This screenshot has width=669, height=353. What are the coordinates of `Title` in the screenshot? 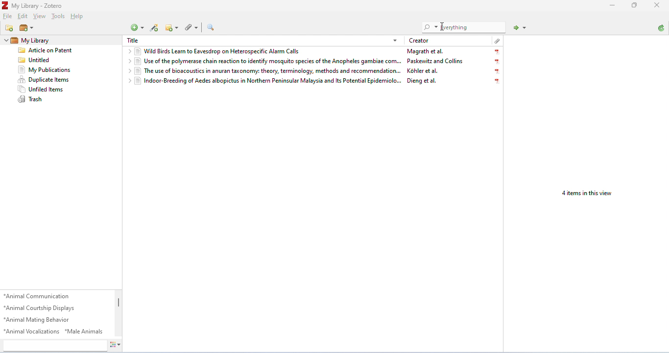 It's located at (133, 41).